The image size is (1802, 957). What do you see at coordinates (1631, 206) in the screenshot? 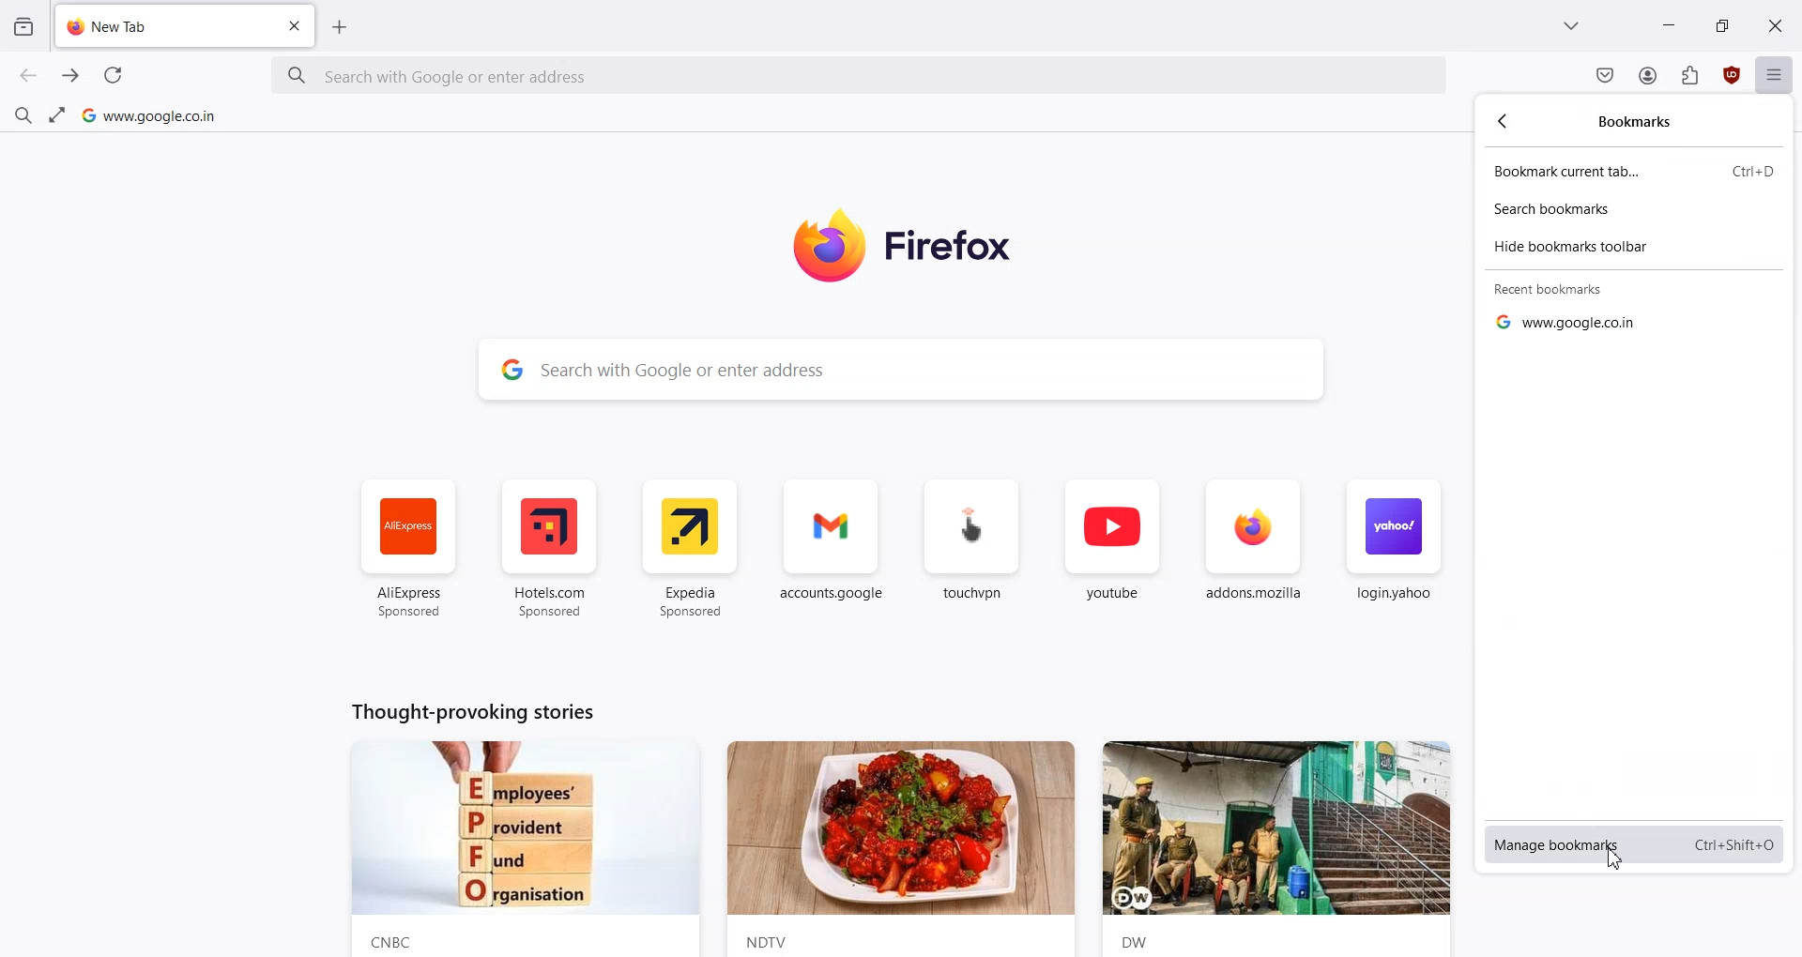
I see `Search bookmarks` at bounding box center [1631, 206].